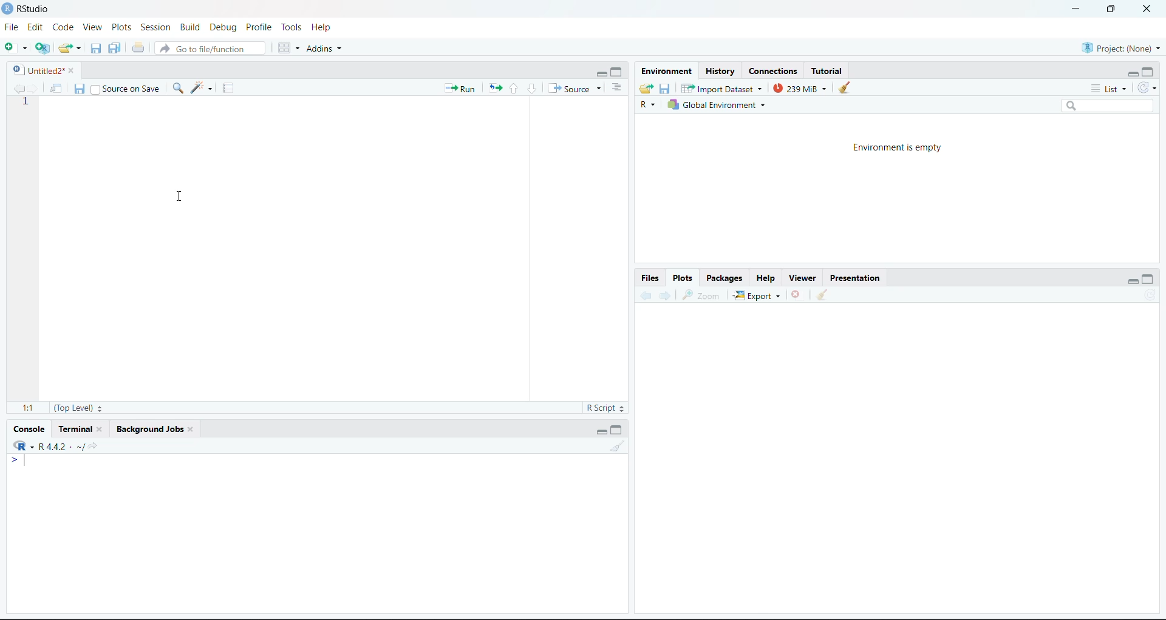  I want to click on Close, so click(797, 294).